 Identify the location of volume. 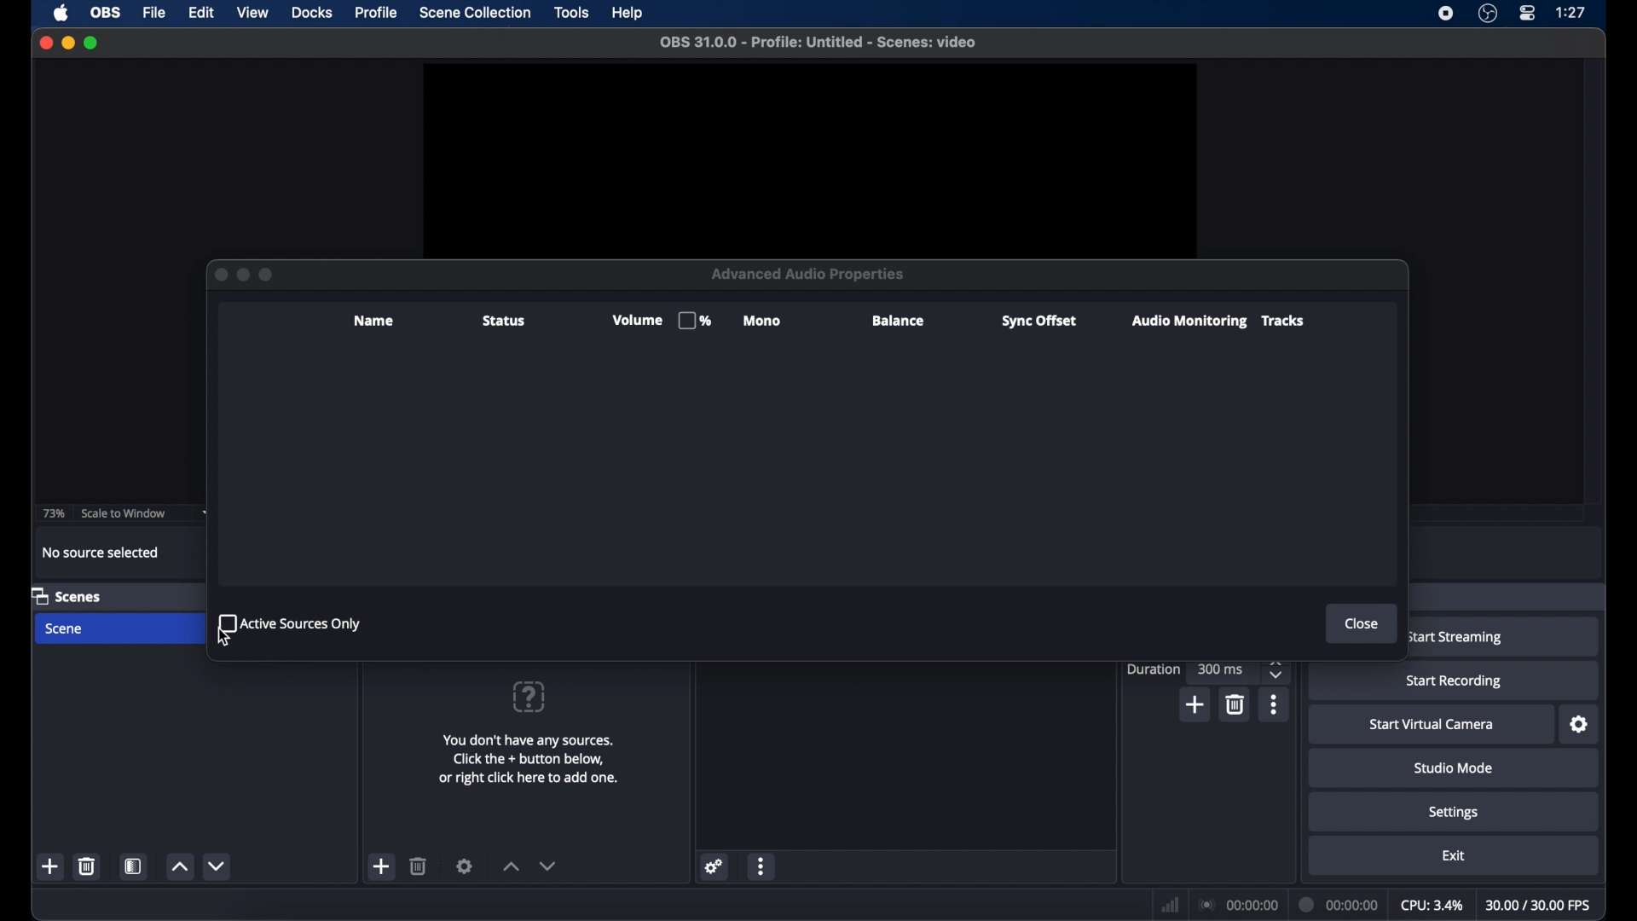
(659, 321).